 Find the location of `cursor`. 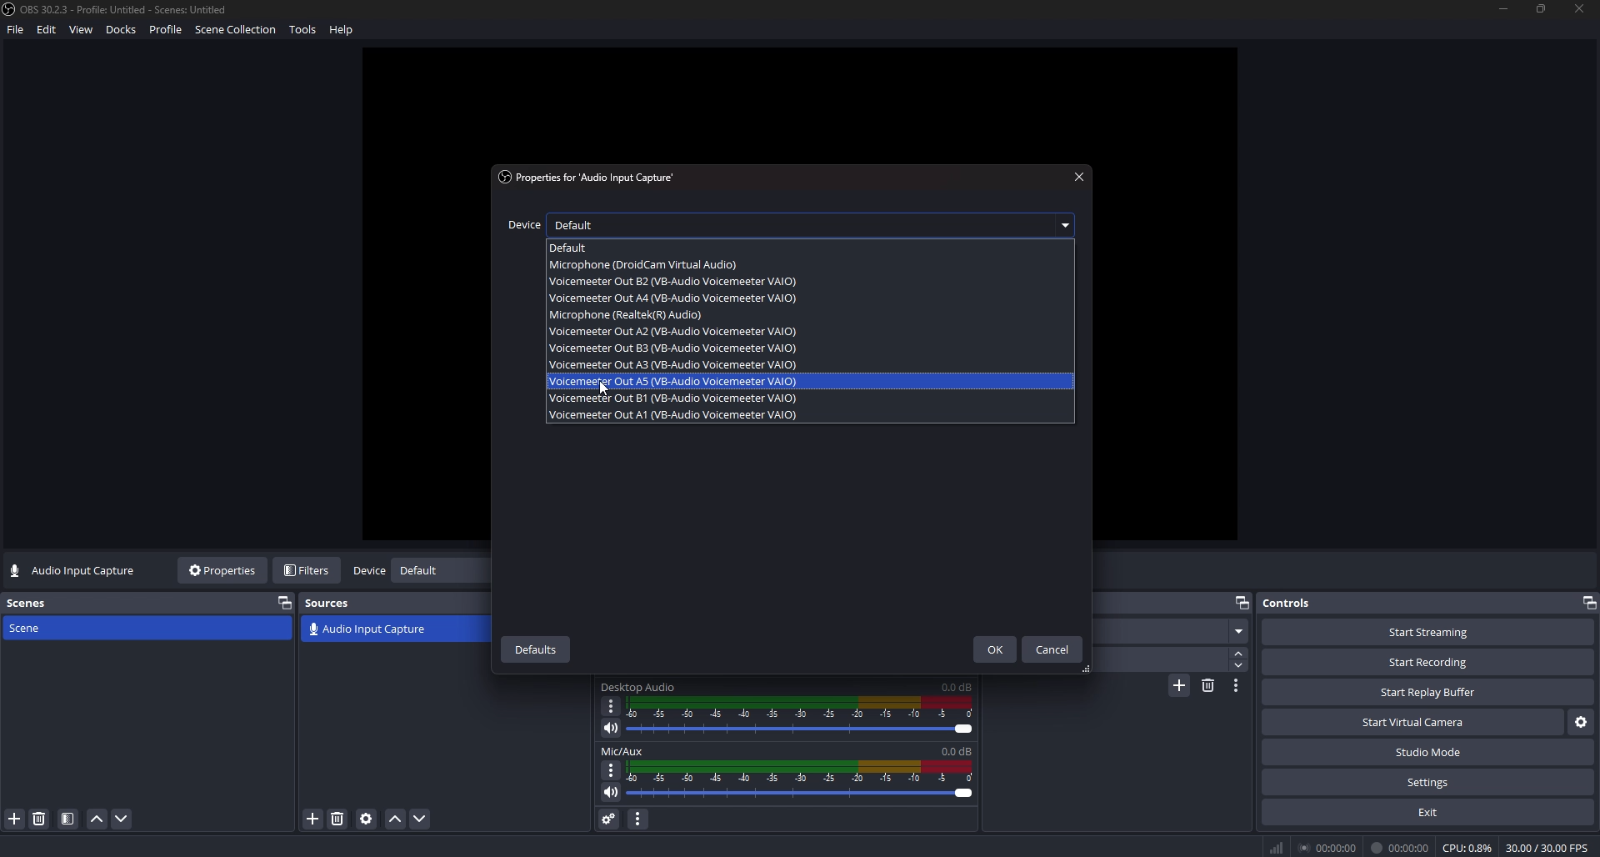

cursor is located at coordinates (603, 390).